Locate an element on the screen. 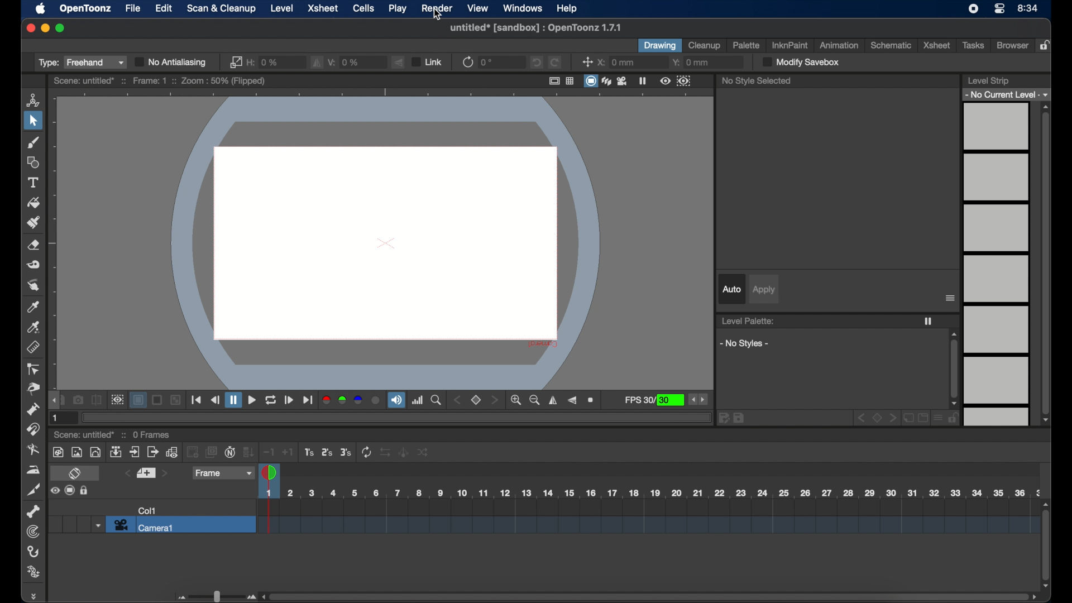  flip horizontally is located at coordinates (553, 401).